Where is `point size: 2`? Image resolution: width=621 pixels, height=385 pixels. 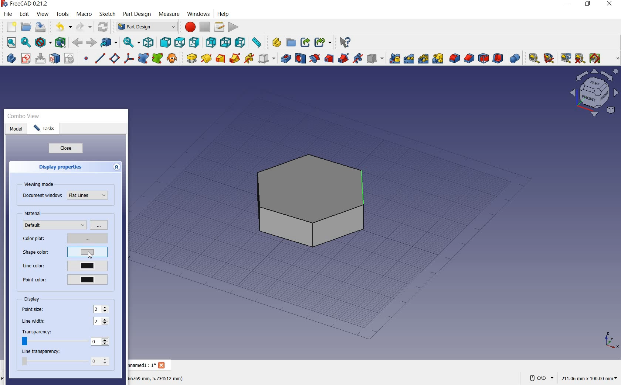 point size: 2 is located at coordinates (100, 309).